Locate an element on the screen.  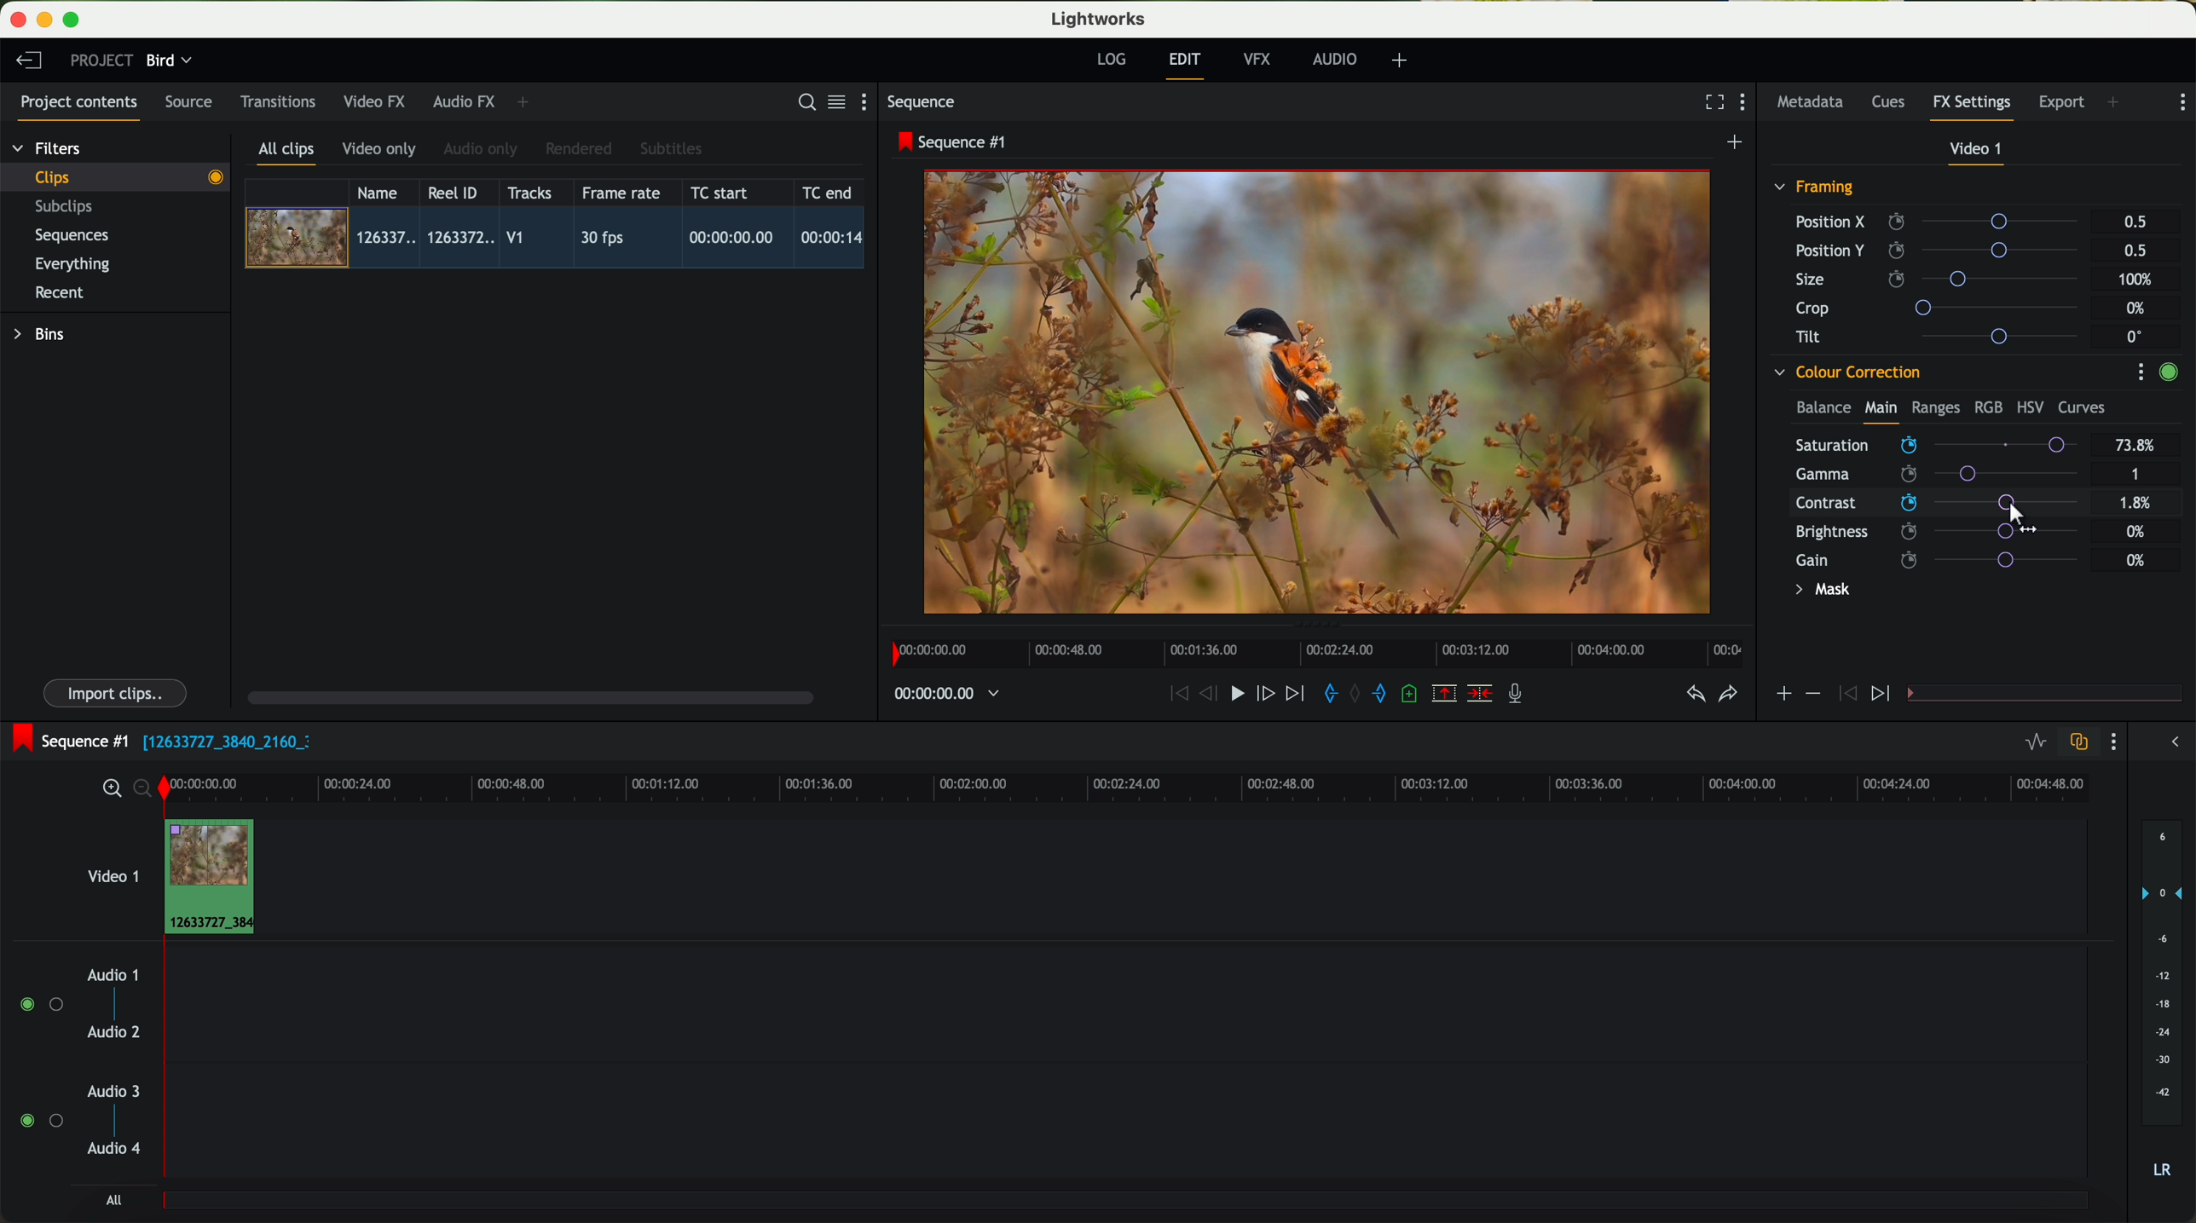
minimize program is located at coordinates (48, 20).